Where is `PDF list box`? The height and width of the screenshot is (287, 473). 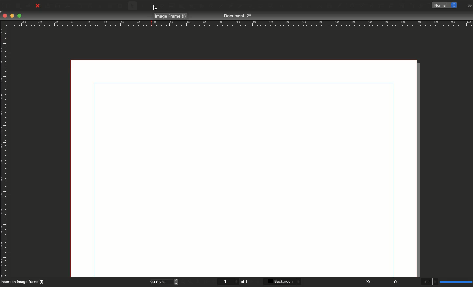 PDF list box is located at coordinates (402, 6).